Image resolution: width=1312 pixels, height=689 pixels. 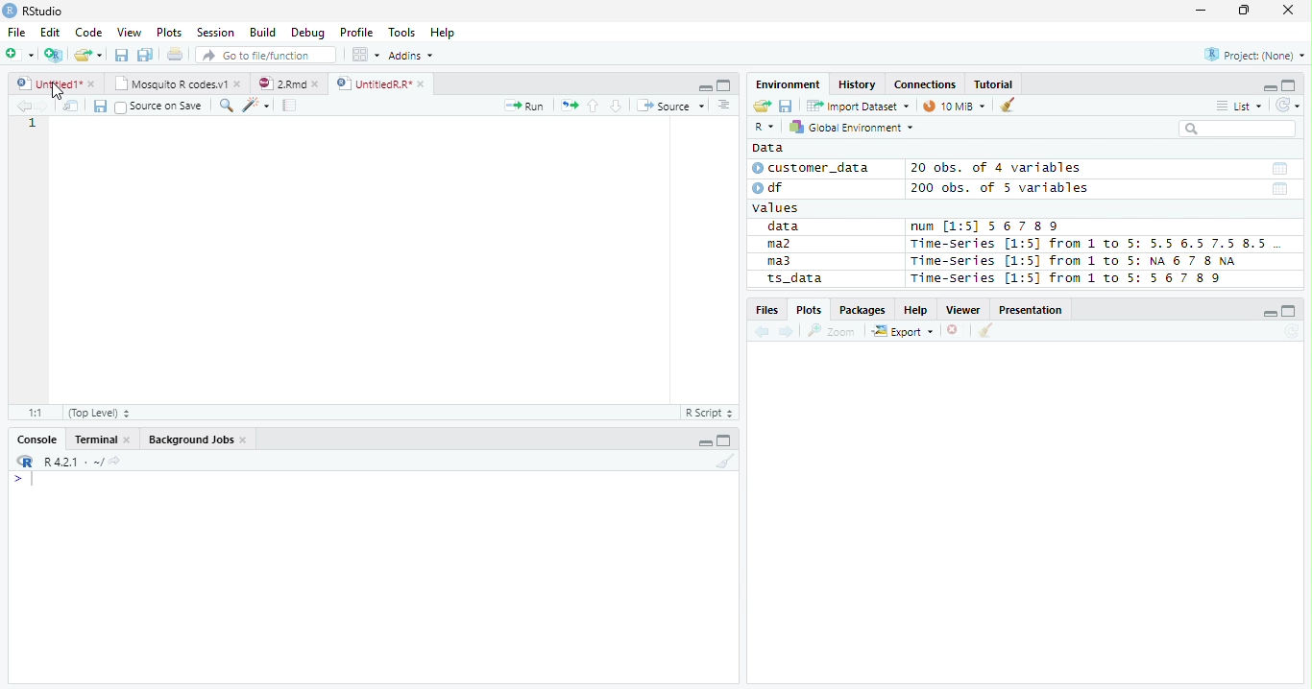 I want to click on Minimize, so click(x=1200, y=12).